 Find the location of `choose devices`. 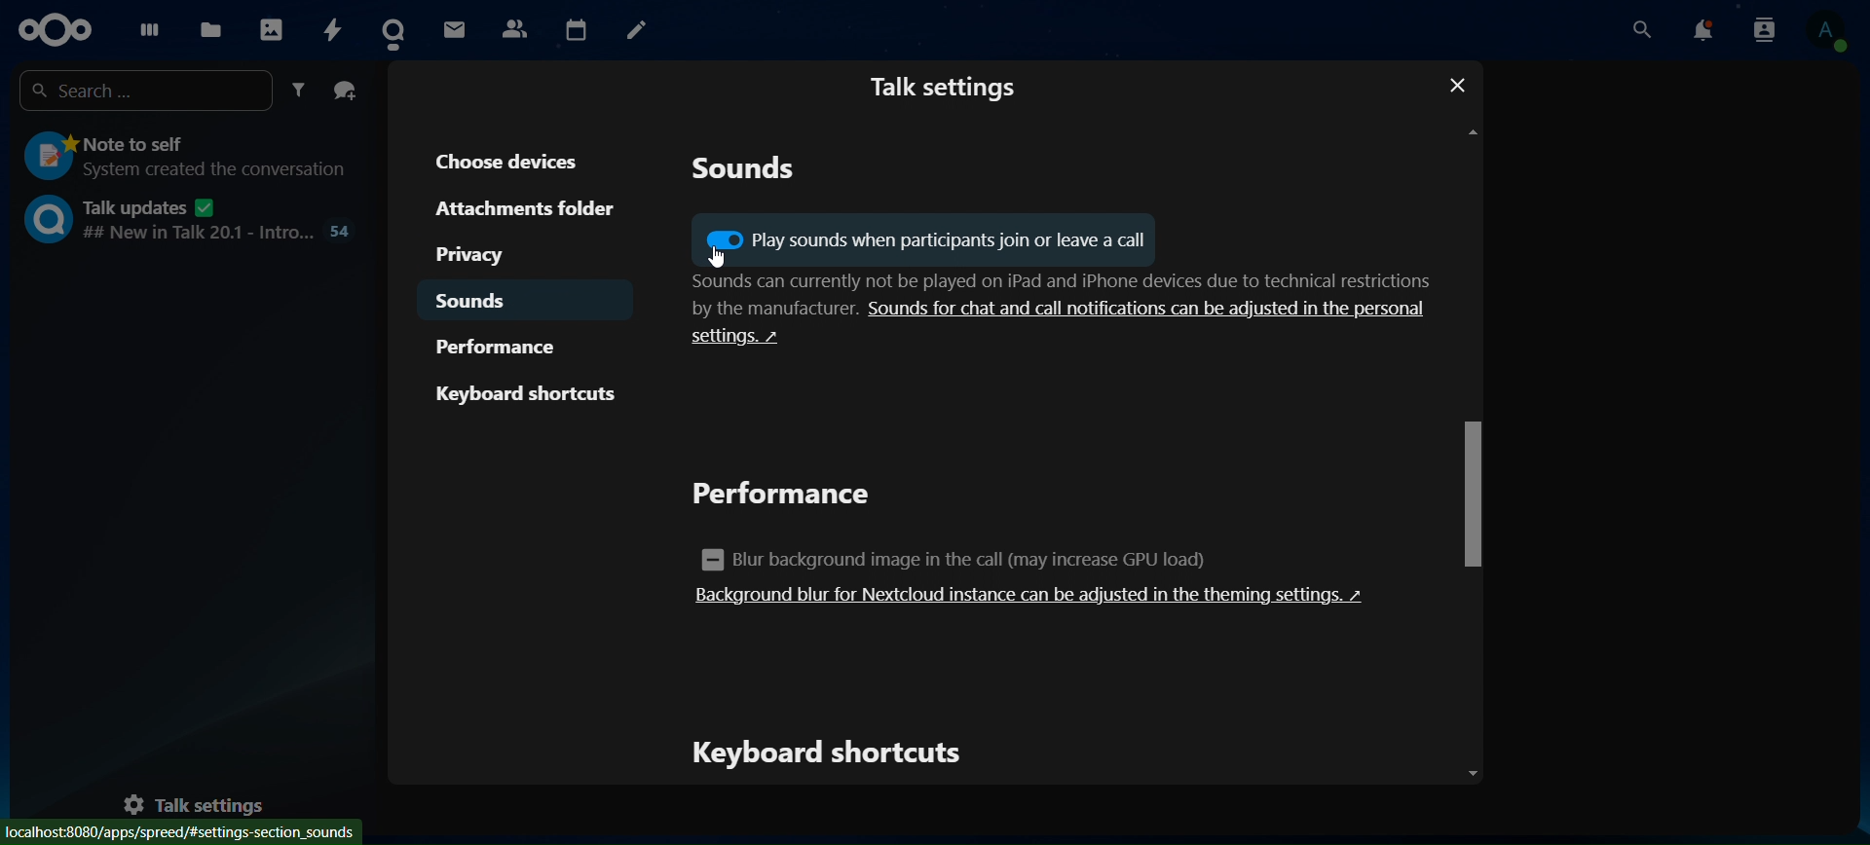

choose devices is located at coordinates (518, 160).